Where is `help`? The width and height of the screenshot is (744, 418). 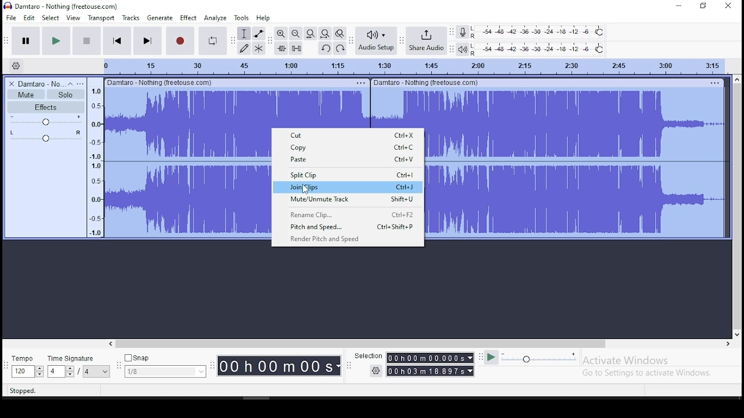
help is located at coordinates (263, 17).